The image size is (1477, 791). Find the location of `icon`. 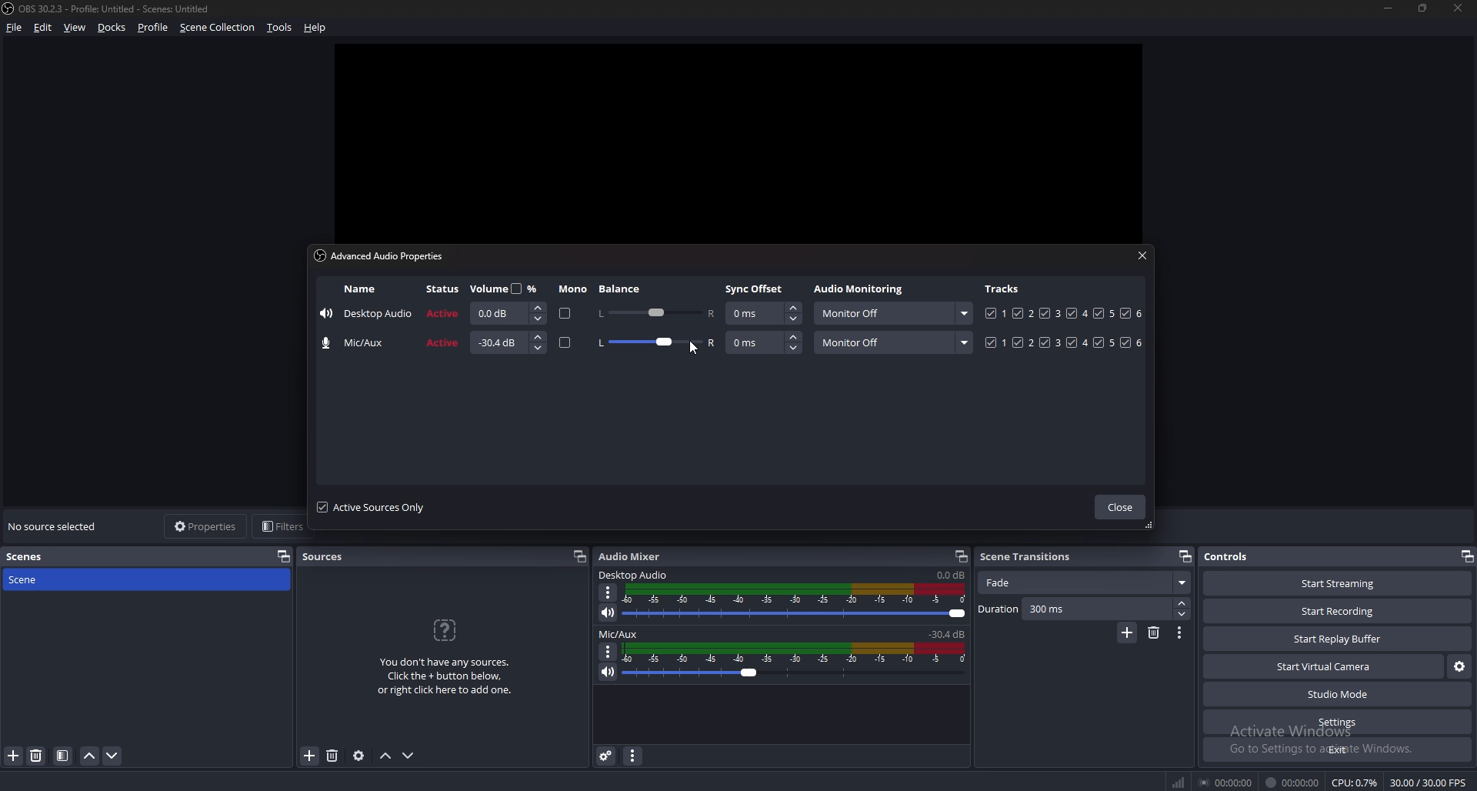

icon is located at coordinates (443, 629).